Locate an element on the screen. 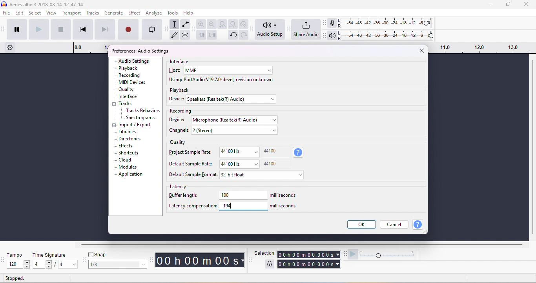  skip to end is located at coordinates (104, 29).